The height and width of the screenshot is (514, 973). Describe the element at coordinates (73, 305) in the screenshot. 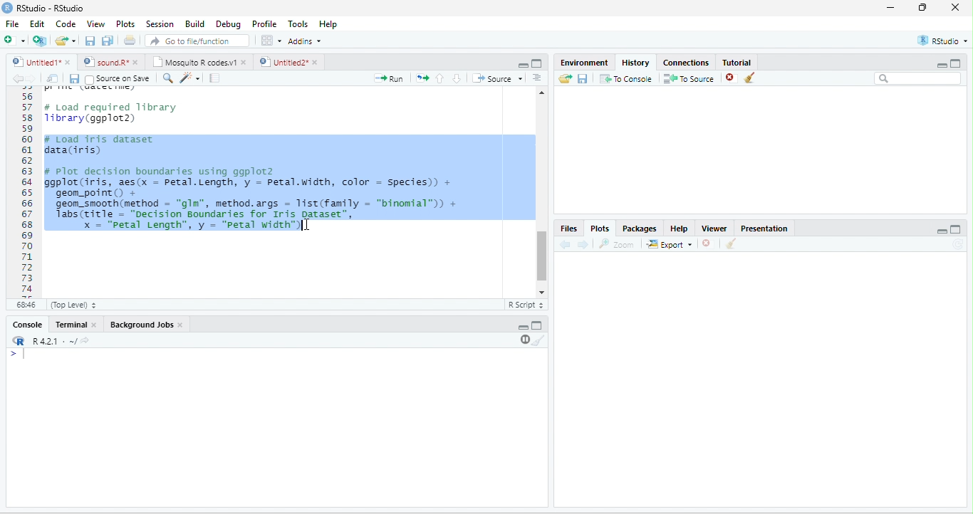

I see `Top Level` at that location.